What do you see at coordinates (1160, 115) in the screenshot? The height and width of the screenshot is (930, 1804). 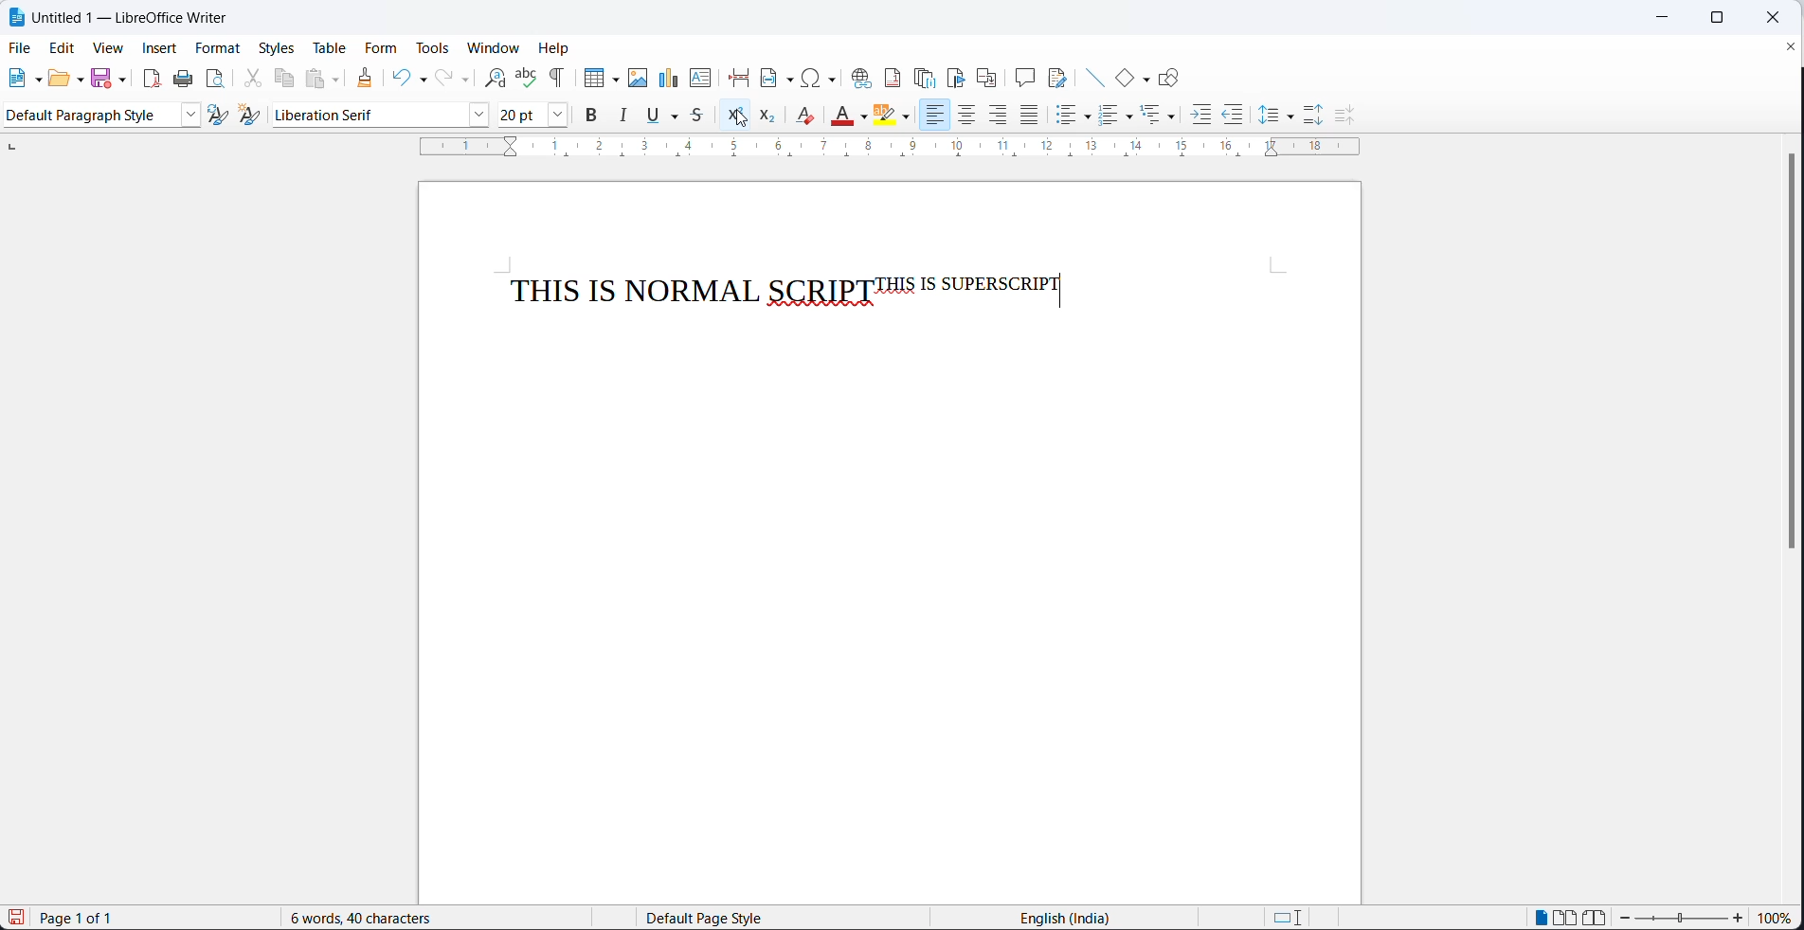 I see `select outline format` at bounding box center [1160, 115].